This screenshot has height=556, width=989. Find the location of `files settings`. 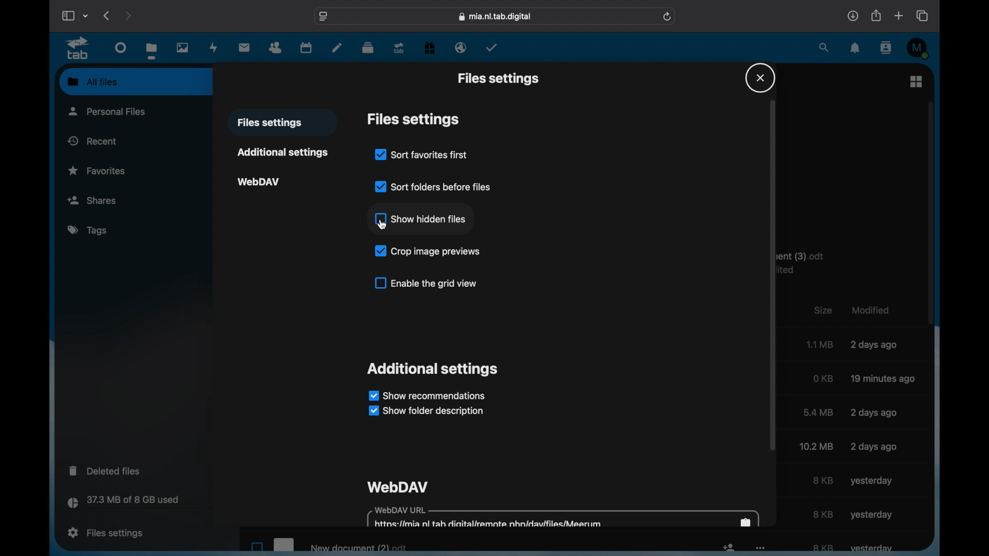

files settings is located at coordinates (269, 123).